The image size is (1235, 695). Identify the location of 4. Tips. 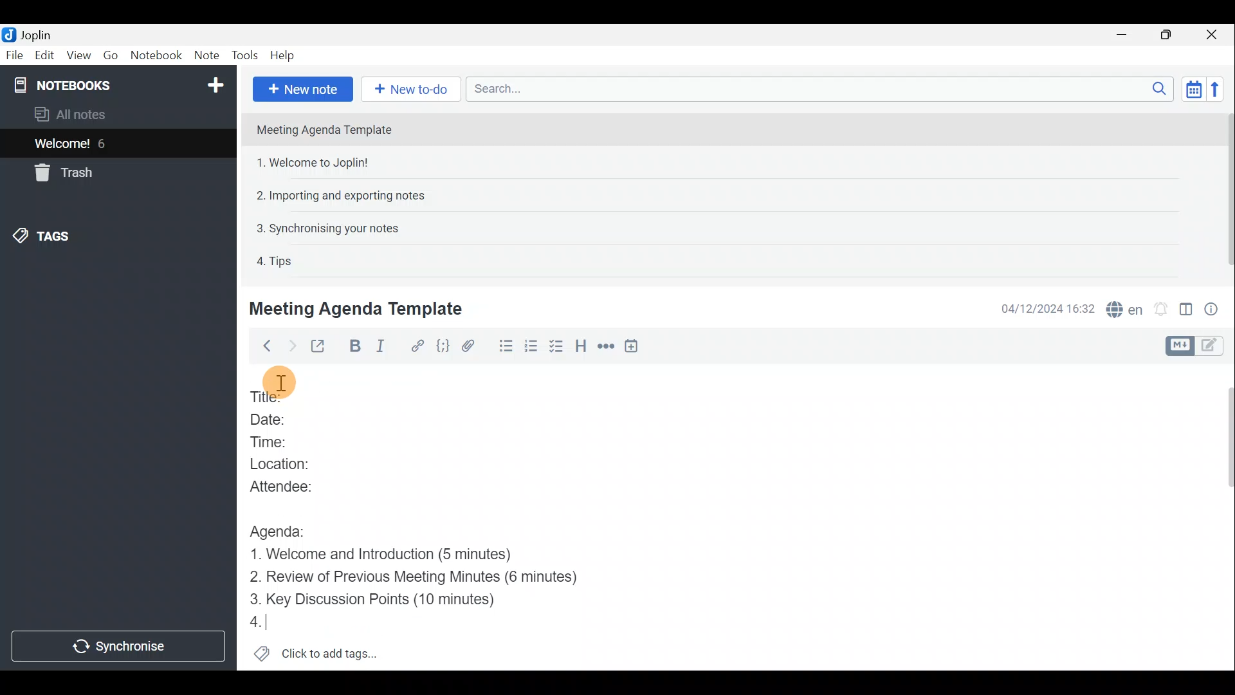
(275, 261).